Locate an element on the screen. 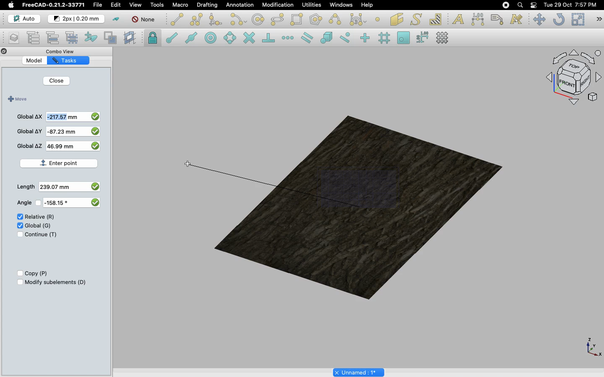 The height and width of the screenshot is (377, 604). checkbox is located at coordinates (95, 132).